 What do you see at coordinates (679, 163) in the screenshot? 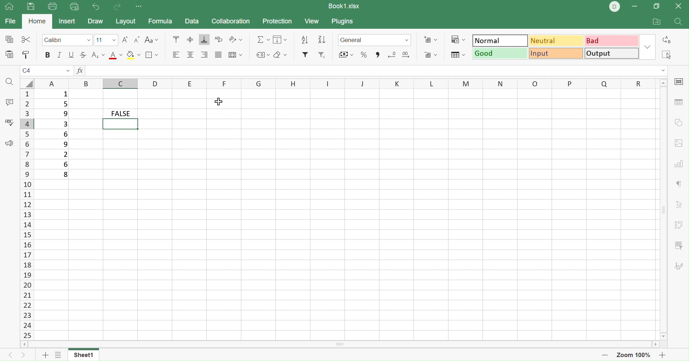
I see `Chart settings` at bounding box center [679, 163].